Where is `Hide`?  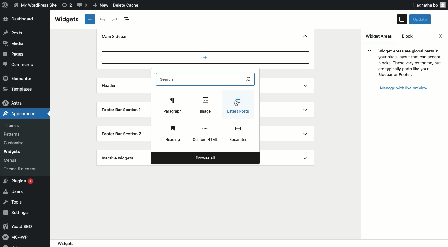
Hide is located at coordinates (305, 36).